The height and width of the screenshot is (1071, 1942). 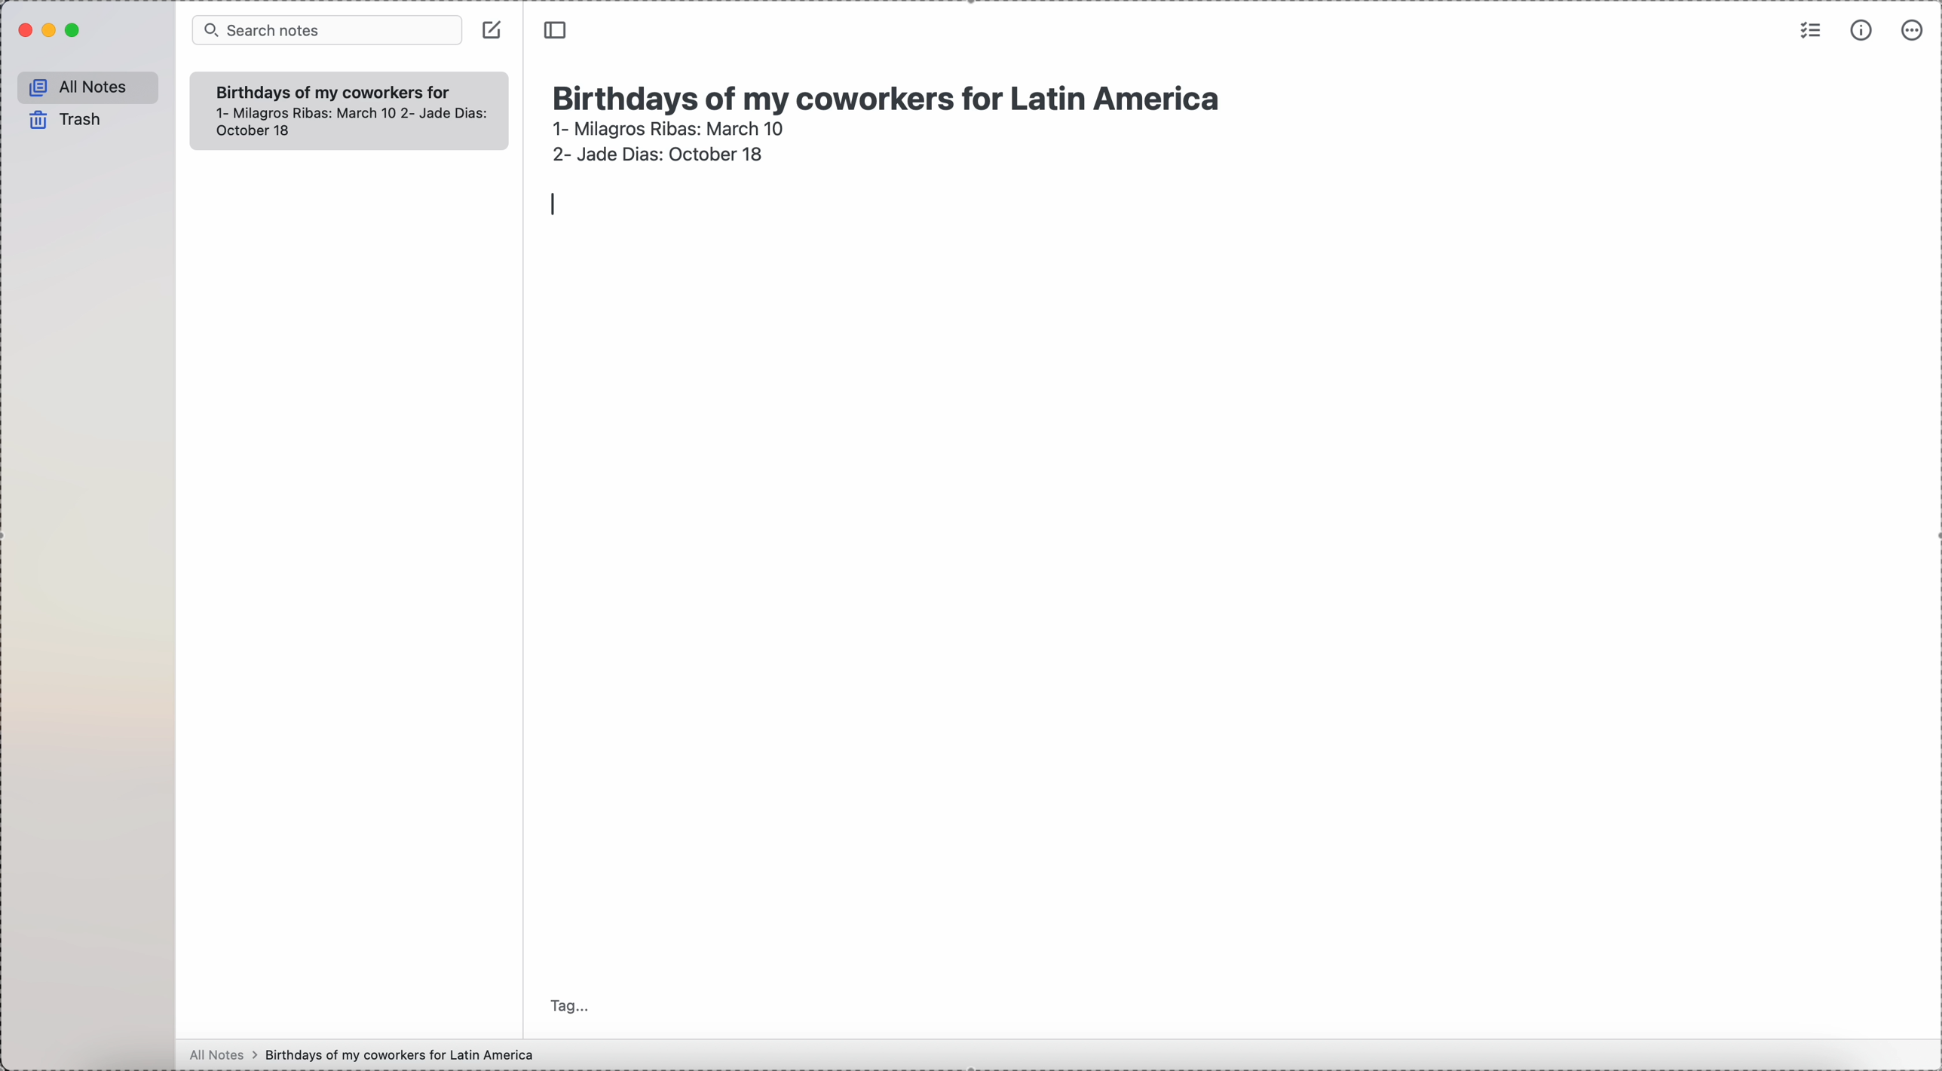 What do you see at coordinates (492, 29) in the screenshot?
I see `create note` at bounding box center [492, 29].